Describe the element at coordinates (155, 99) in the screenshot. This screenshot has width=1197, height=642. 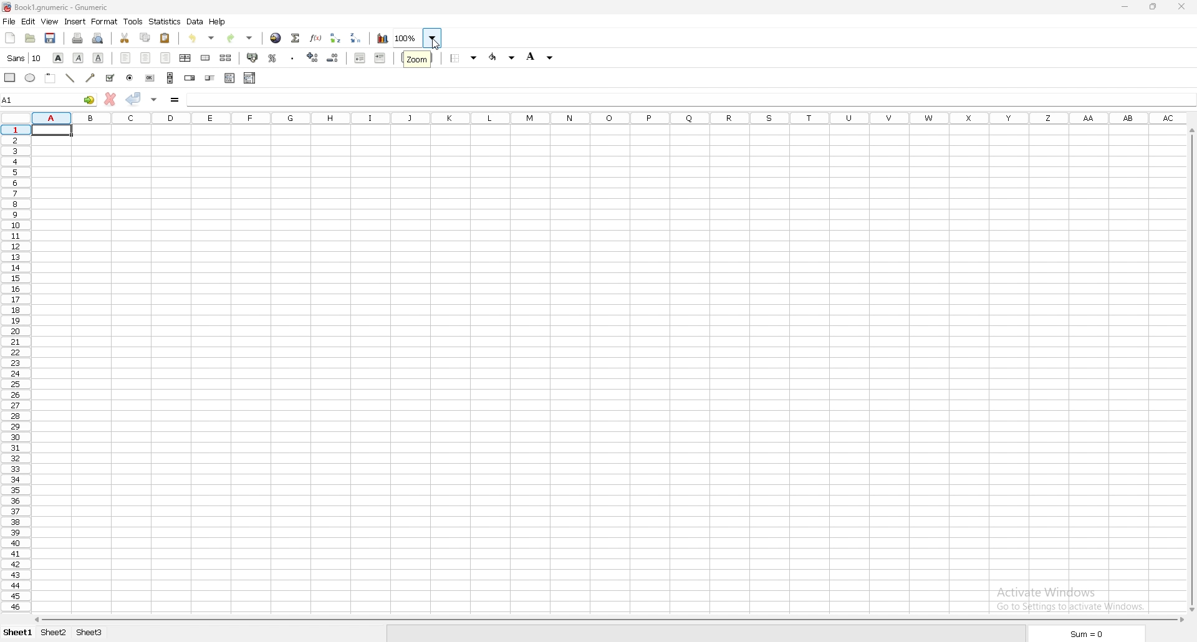
I see `accept changes in multiple cells` at that location.